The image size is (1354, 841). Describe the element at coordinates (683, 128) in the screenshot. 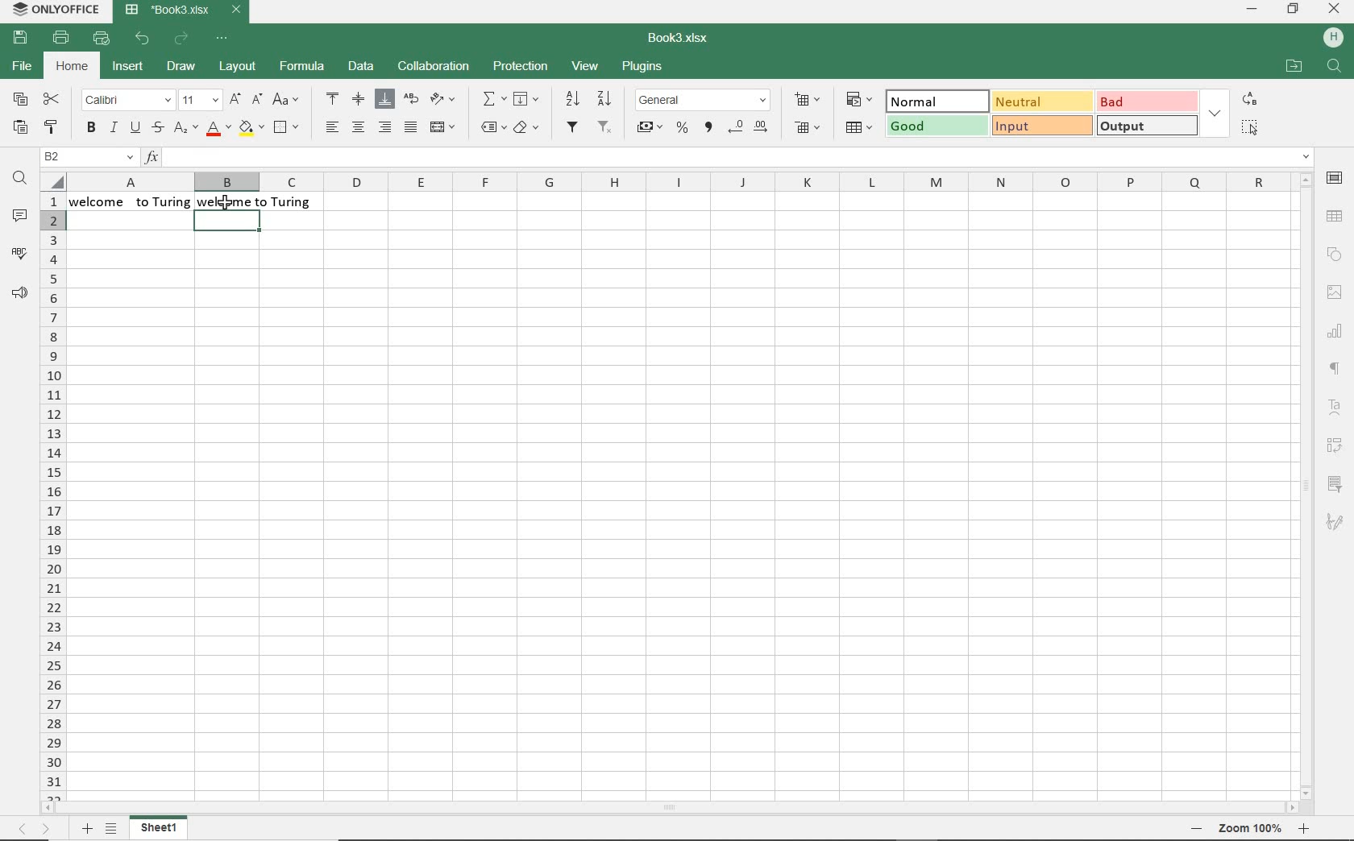

I see `percent style` at that location.